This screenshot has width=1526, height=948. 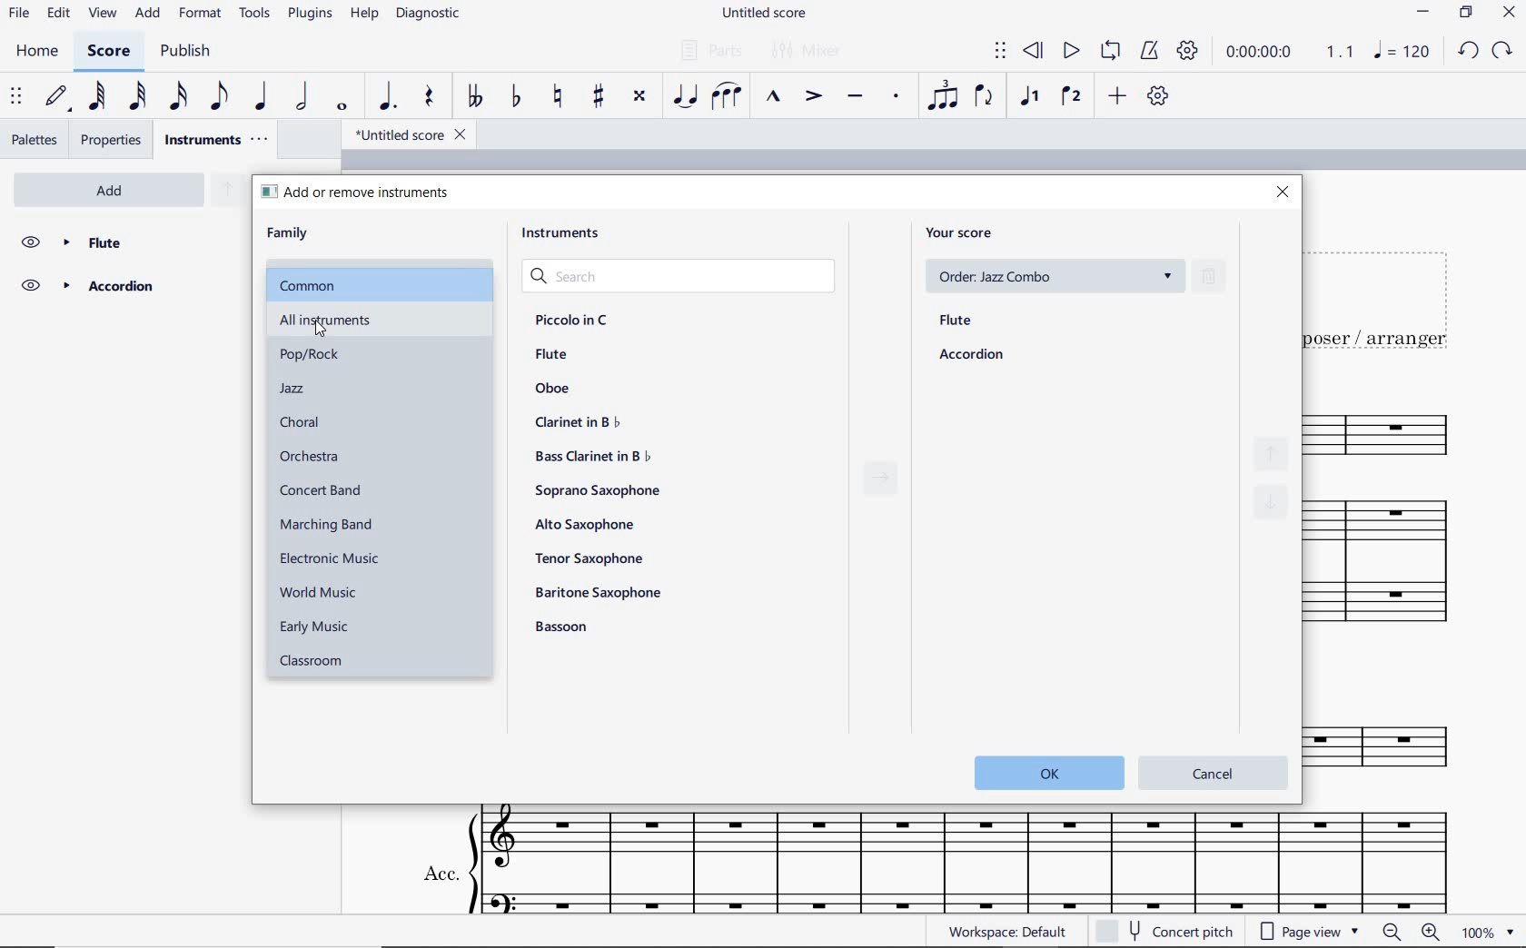 I want to click on instruments, so click(x=214, y=140).